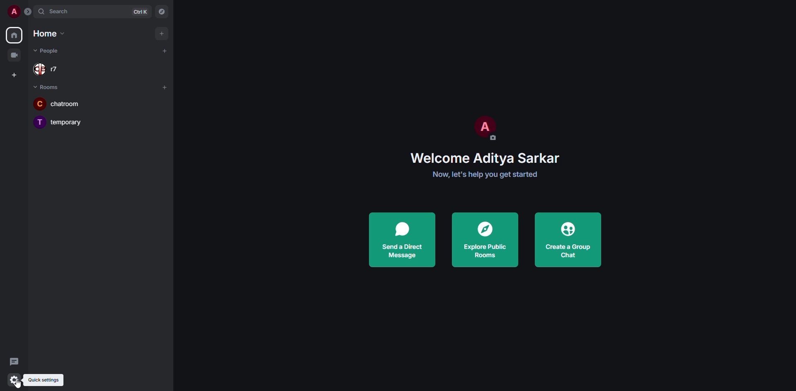 Image resolution: width=796 pixels, height=391 pixels. I want to click on people, so click(48, 51).